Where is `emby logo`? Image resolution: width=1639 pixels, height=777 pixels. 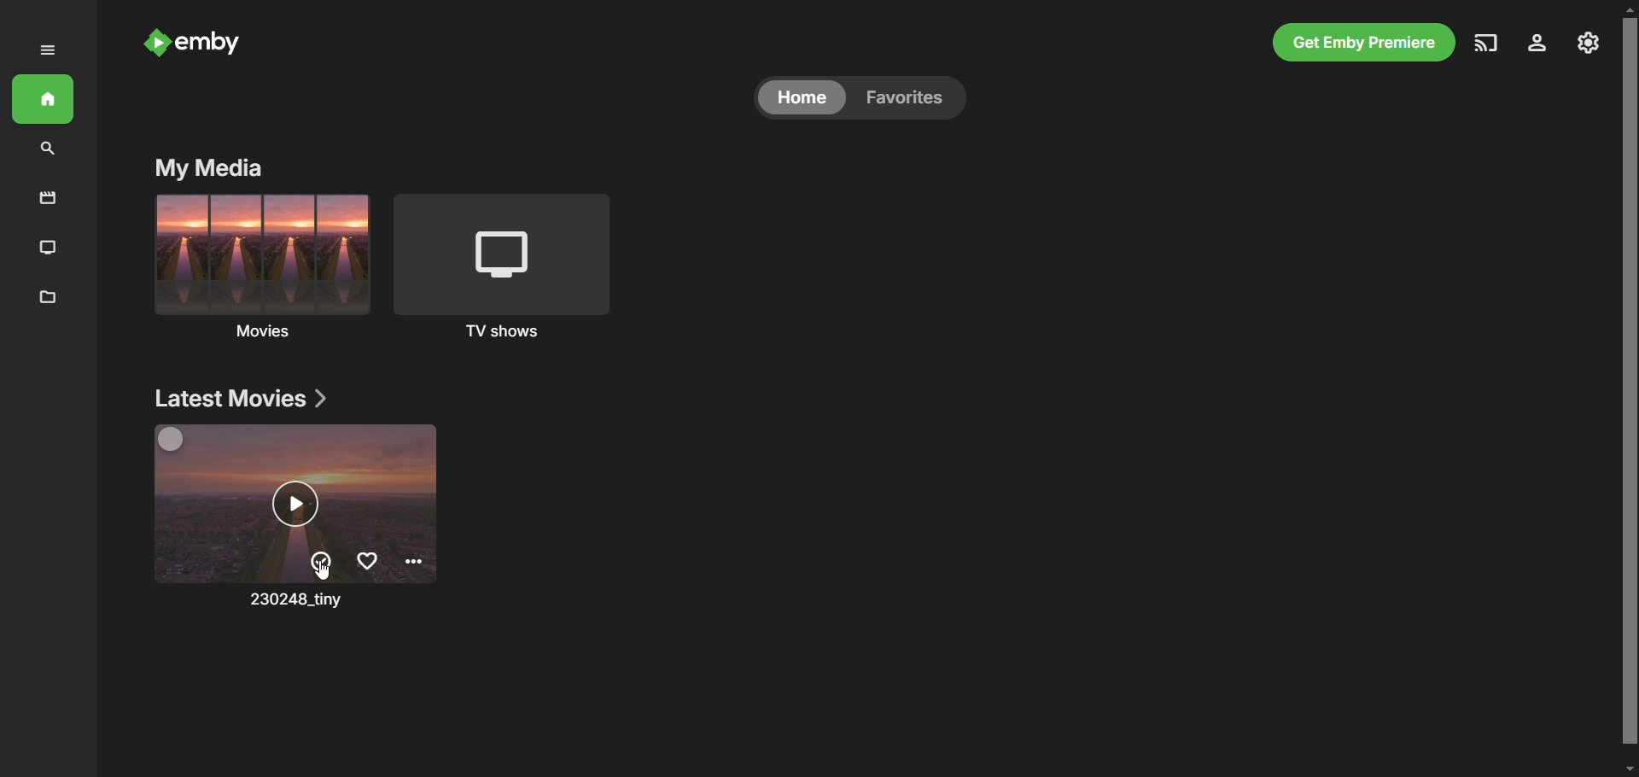
emby logo is located at coordinates (153, 43).